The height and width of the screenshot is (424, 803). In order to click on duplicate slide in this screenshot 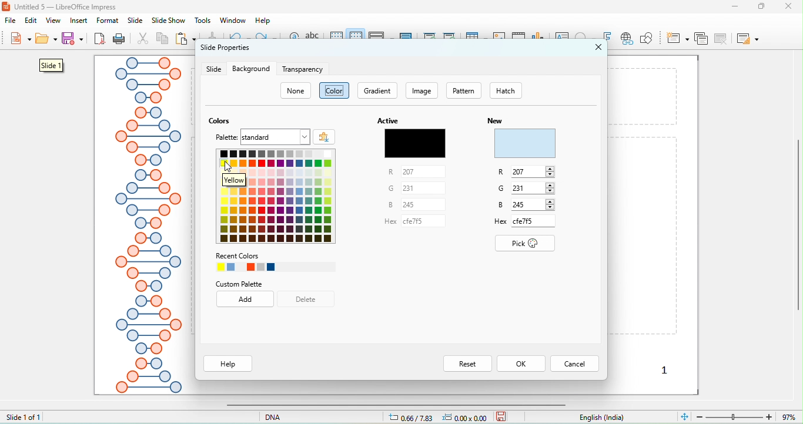, I will do `click(701, 38)`.